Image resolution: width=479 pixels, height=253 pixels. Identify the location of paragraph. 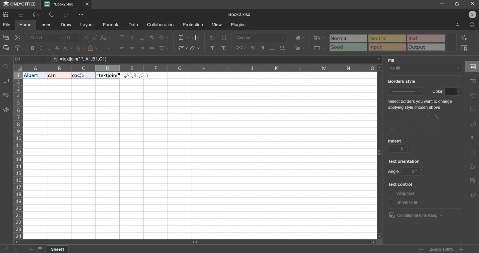
(472, 139).